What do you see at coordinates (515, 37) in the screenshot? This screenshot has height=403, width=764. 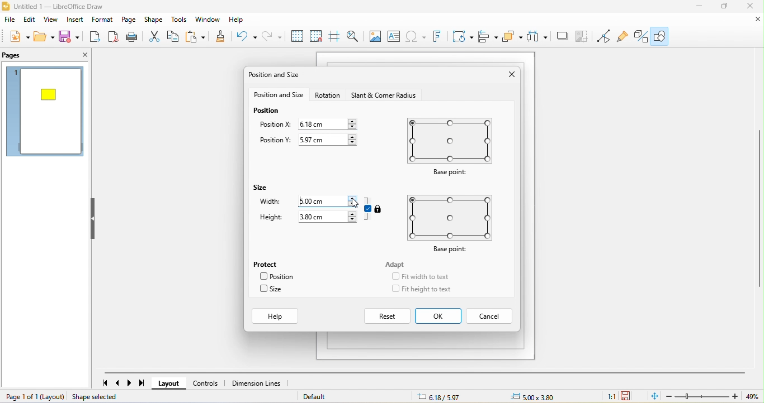 I see `arrange` at bounding box center [515, 37].